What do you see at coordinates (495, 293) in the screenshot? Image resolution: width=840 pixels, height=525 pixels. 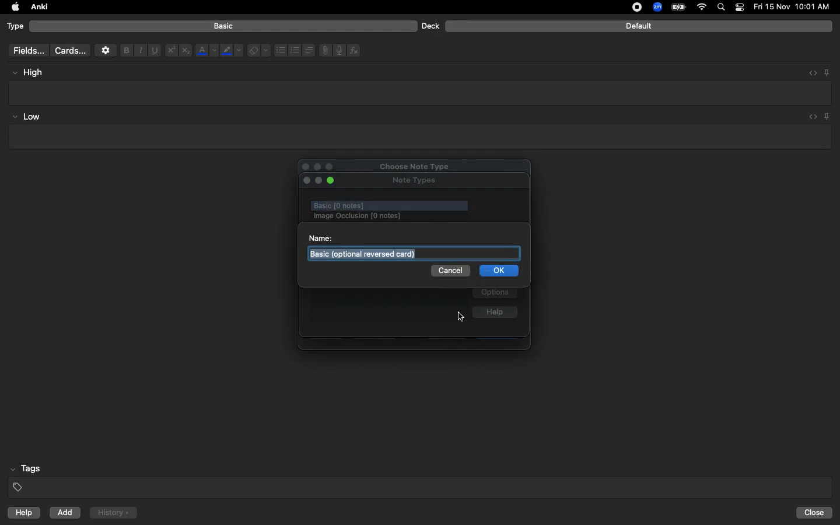 I see `options` at bounding box center [495, 293].